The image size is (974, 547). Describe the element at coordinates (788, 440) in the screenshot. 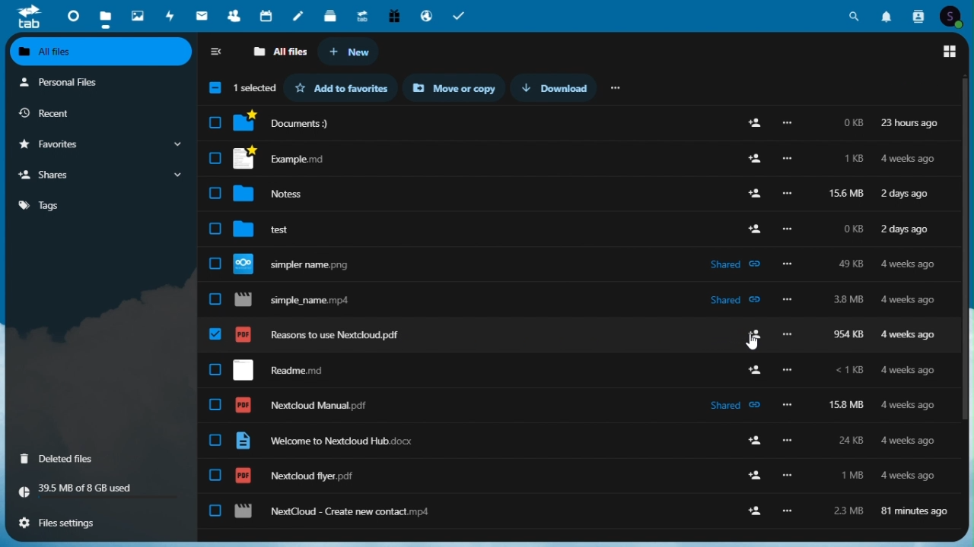

I see `more options` at that location.